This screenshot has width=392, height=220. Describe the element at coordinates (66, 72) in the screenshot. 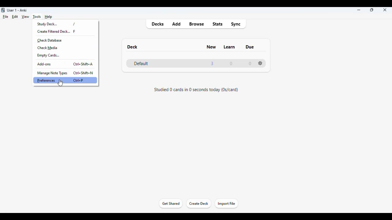

I see `manage note types Ctrl+Shift+N` at that location.